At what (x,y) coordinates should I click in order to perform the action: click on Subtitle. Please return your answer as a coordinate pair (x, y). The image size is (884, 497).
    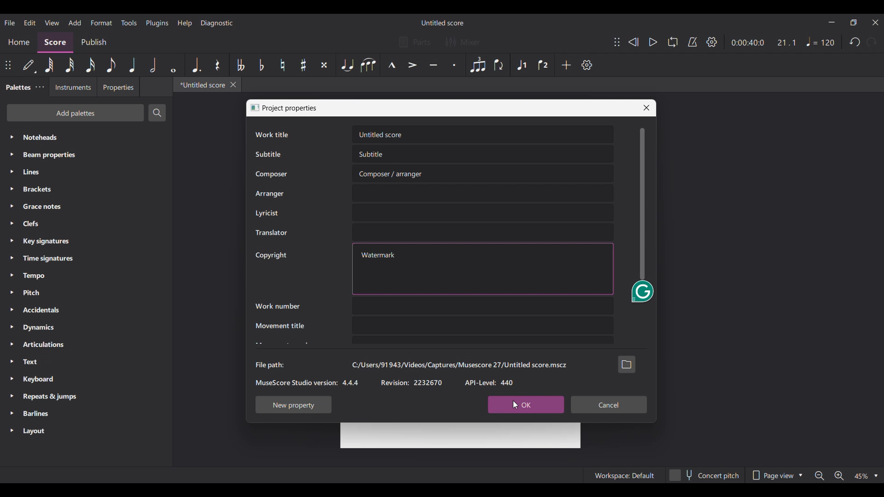
    Looking at the image, I should click on (268, 154).